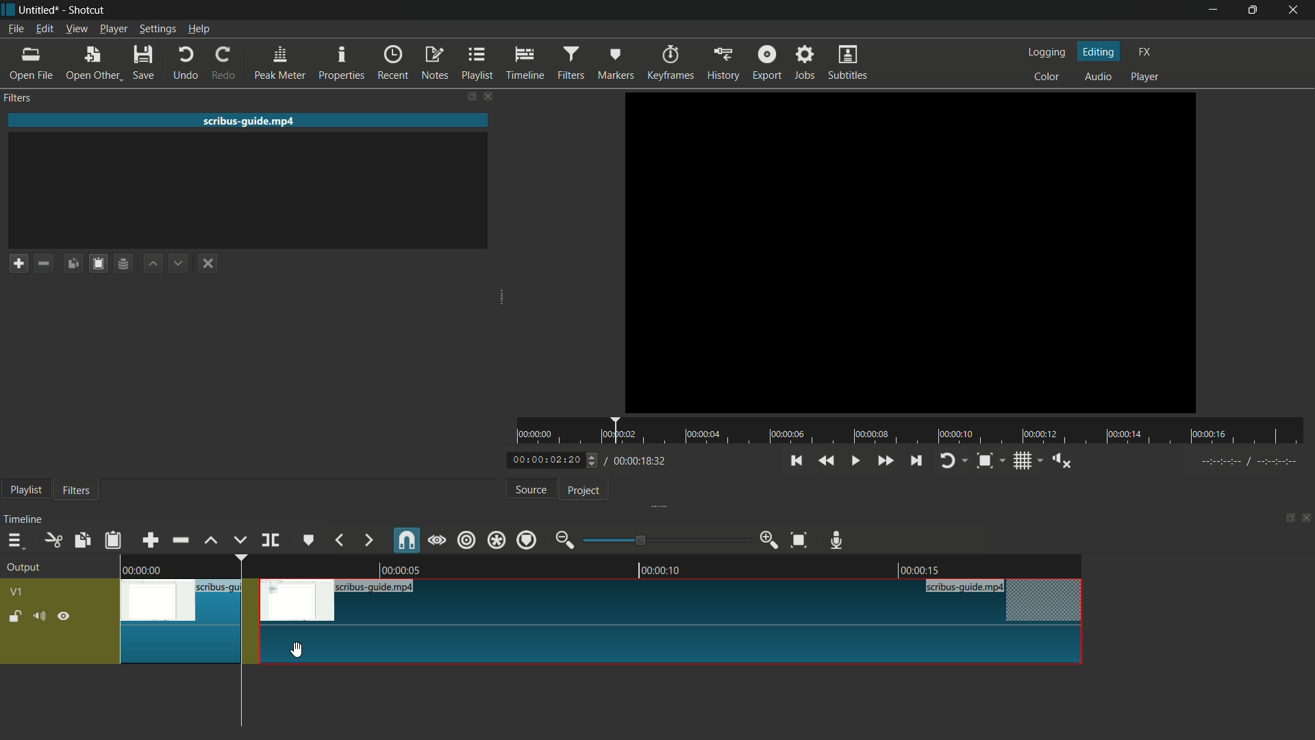 The image size is (1315, 740). What do you see at coordinates (854, 460) in the screenshot?
I see `toggle play or pause` at bounding box center [854, 460].